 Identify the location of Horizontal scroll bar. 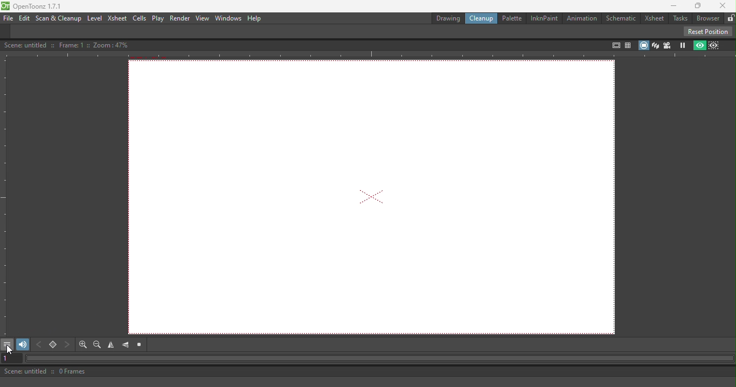
(378, 359).